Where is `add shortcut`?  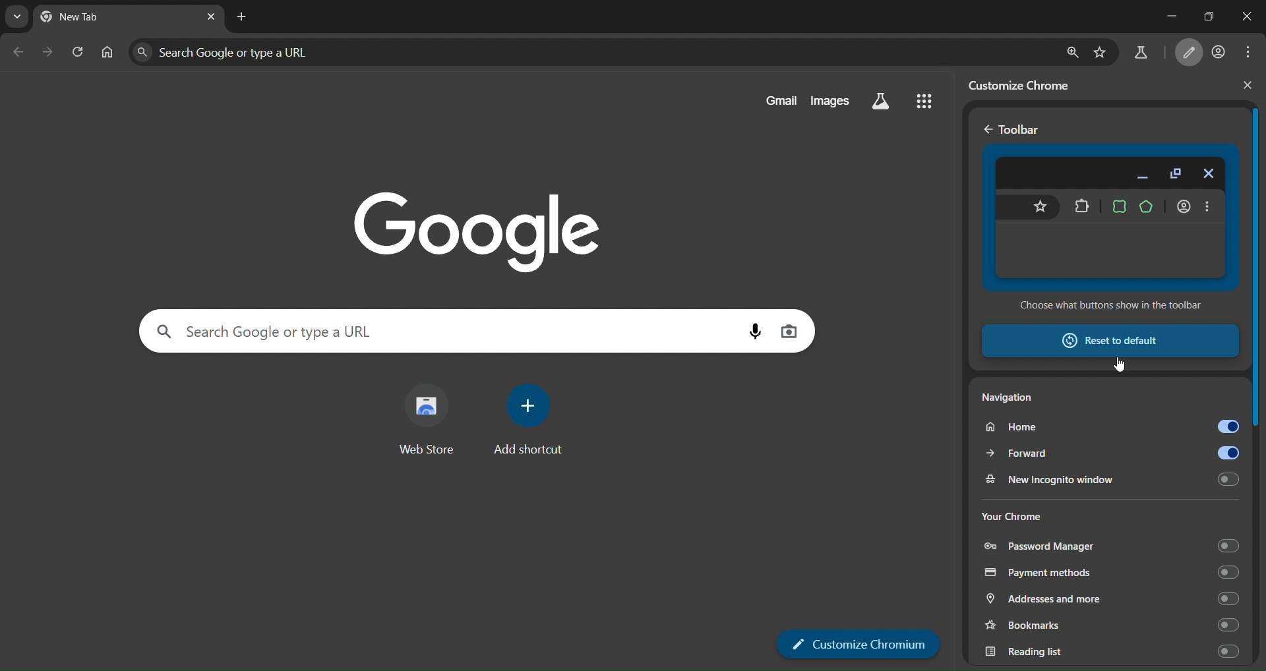
add shortcut is located at coordinates (528, 420).